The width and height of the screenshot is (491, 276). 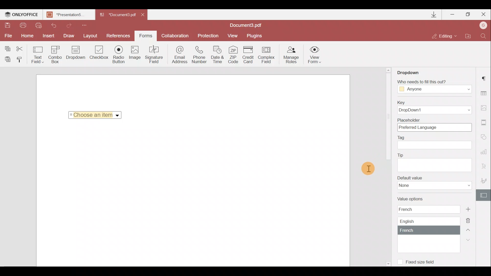 I want to click on Date & time, so click(x=218, y=55).